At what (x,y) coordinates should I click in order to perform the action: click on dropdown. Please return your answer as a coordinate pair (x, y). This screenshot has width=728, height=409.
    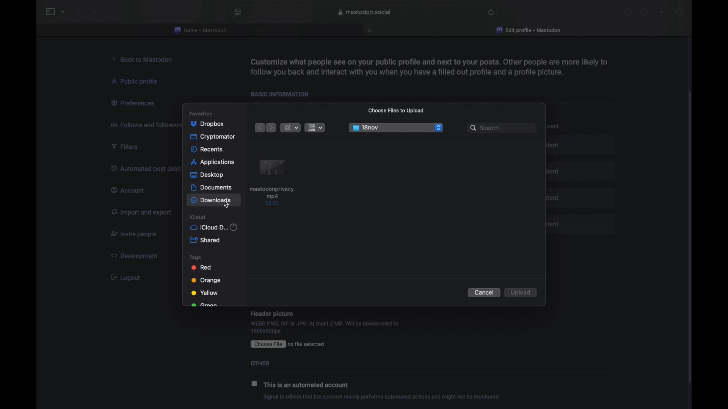
    Looking at the image, I should click on (438, 128).